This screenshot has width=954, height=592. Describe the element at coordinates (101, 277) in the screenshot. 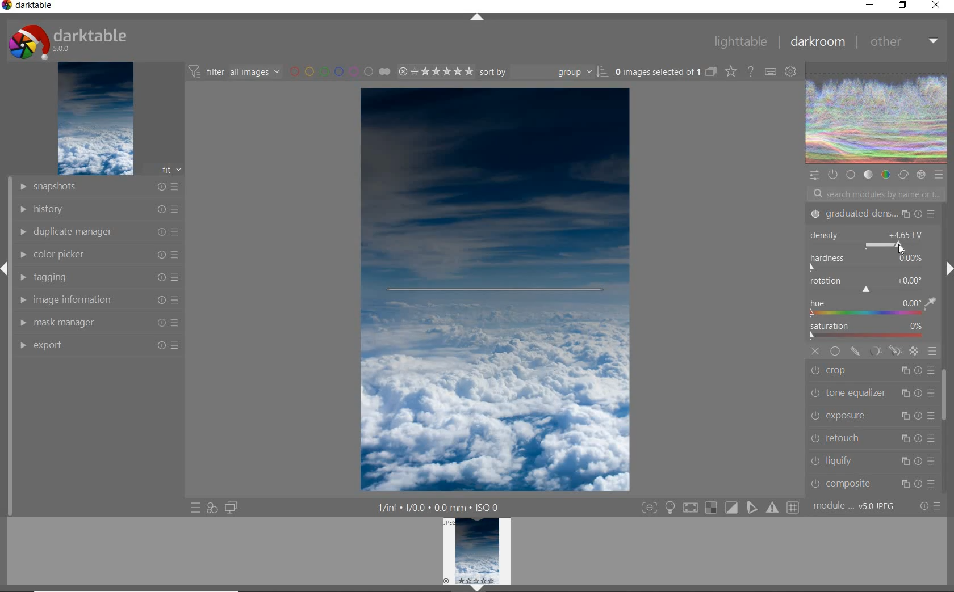

I see `TAGGING` at that location.